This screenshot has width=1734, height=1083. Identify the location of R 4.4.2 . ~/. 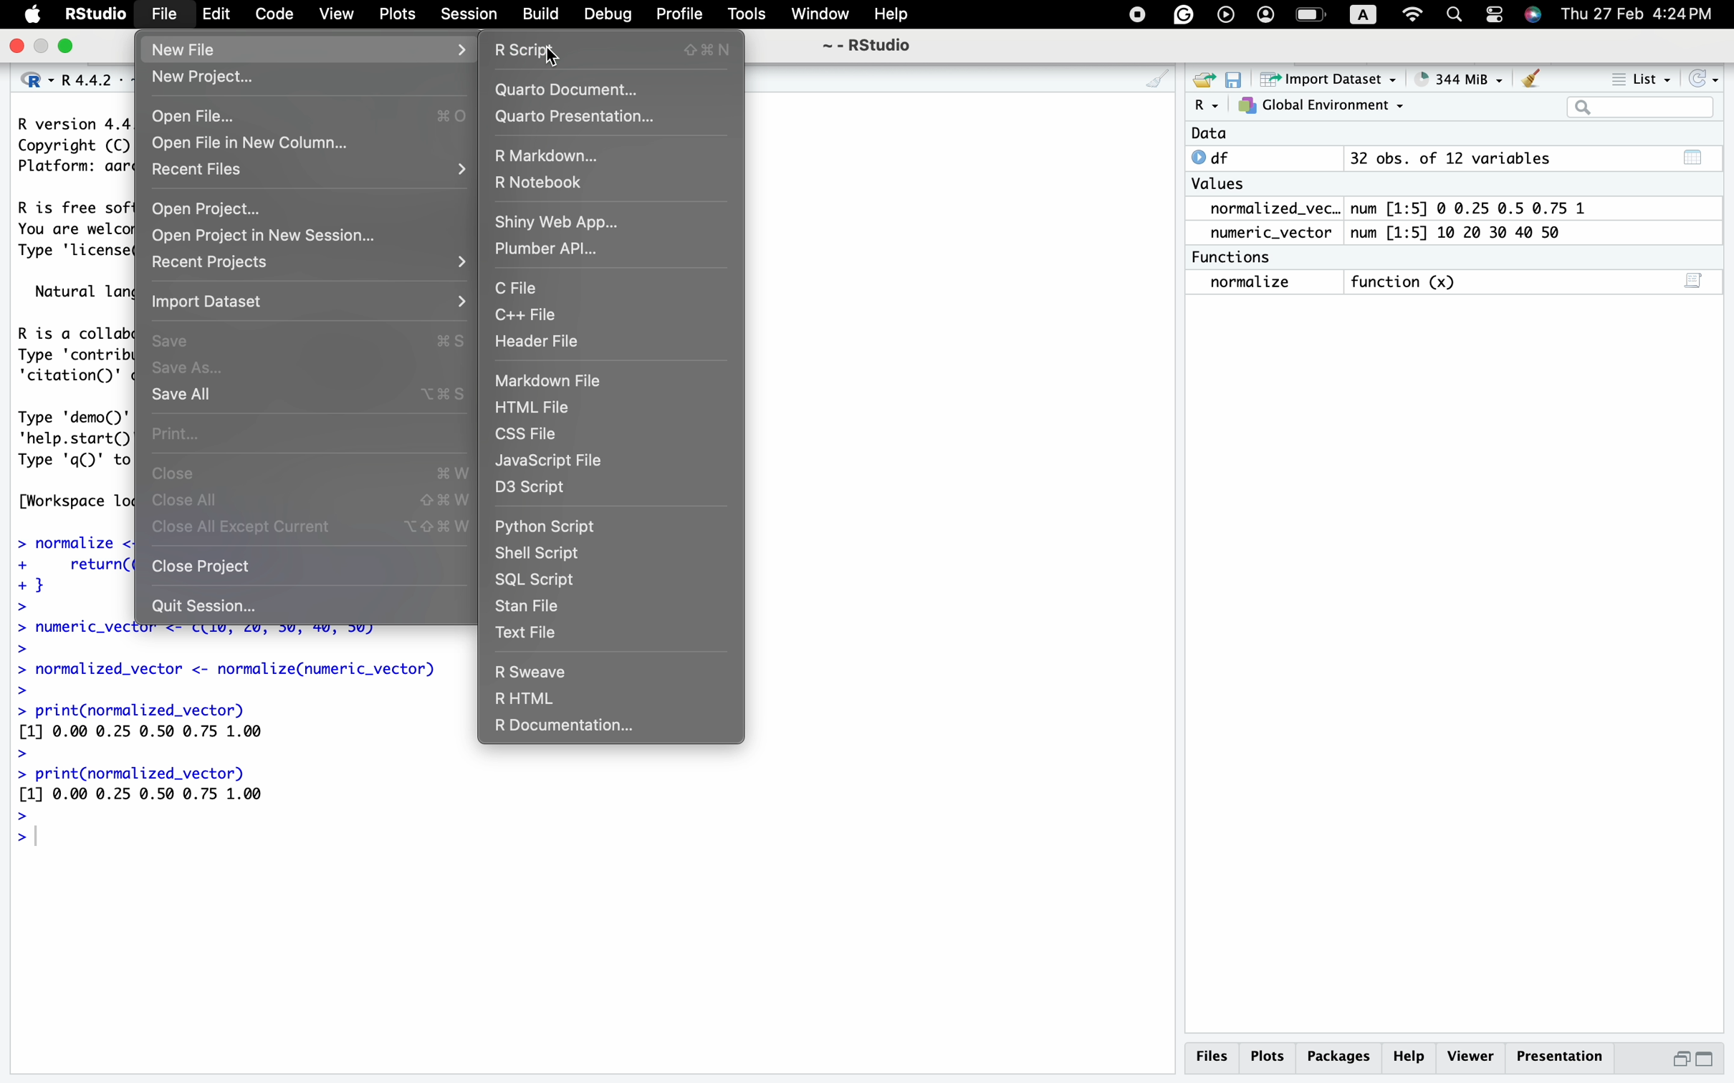
(92, 80).